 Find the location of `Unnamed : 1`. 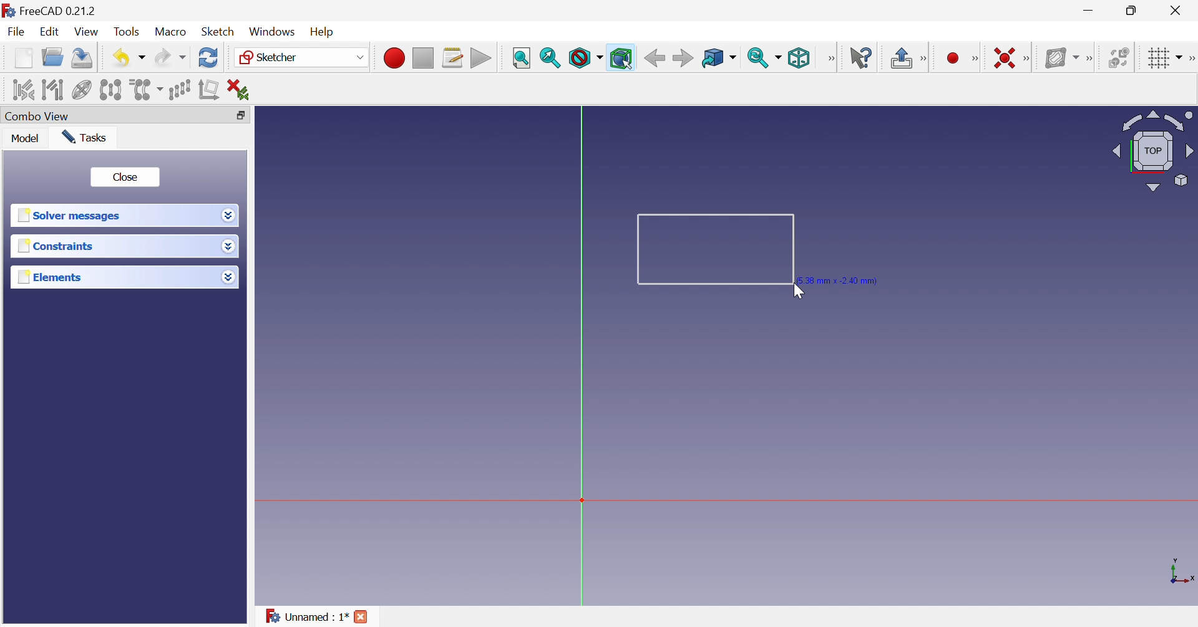

Unnamed : 1 is located at coordinates (306, 616).